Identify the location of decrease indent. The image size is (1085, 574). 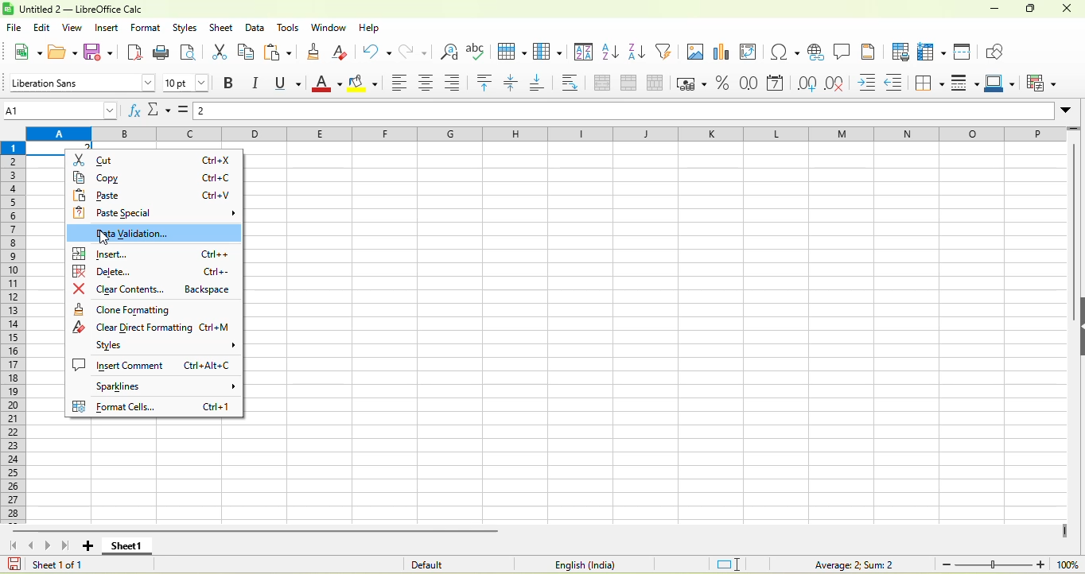
(898, 84).